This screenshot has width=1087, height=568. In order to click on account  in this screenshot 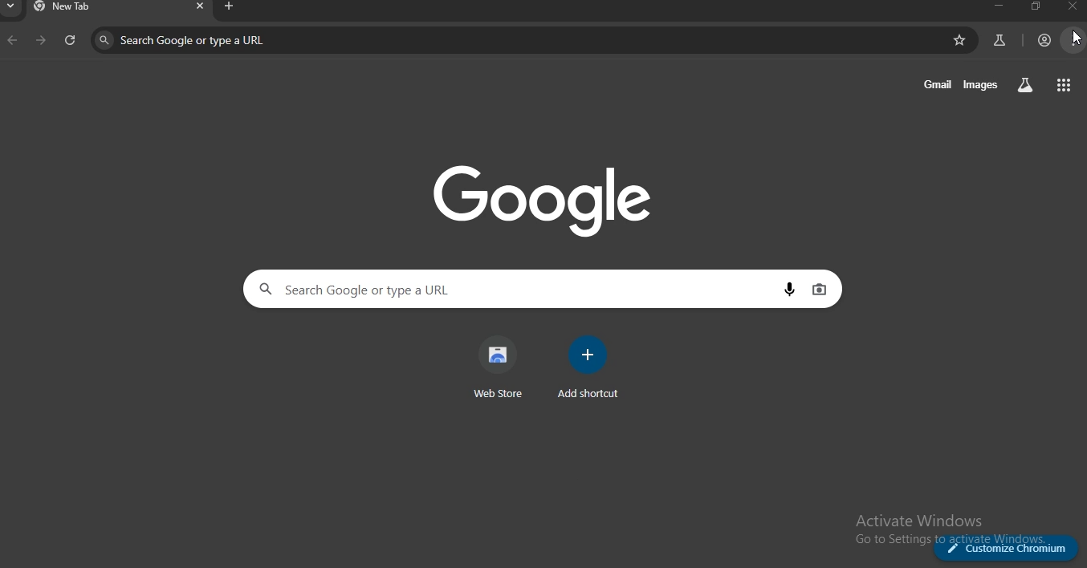, I will do `click(1044, 42)`.